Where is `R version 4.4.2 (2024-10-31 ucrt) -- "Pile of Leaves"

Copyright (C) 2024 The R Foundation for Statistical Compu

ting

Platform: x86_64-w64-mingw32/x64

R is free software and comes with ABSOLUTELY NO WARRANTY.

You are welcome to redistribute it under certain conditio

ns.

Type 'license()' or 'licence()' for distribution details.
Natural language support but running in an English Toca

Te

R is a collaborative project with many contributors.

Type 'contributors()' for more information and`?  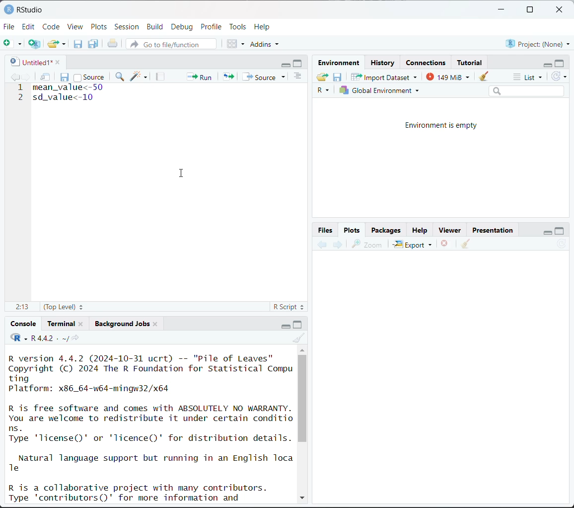 R version 4.4.2 (2024-10-31 ucrt) -- "Pile of Leaves"

Copyright (C) 2024 The R Foundation for Statistical Compu

ting

Platform: x86_64-w64-mingw32/x64

R is free software and comes with ABSOLUTELY NO WARRANTY.

You are welcome to redistribute it under certain conditio

ns.

Type 'license()' or 'licence()' for distribution details.
Natural language support but running in an English Toca

Te

R is a collaborative project with many contributors.

Type 'contributors()' for more information and is located at coordinates (151, 427).